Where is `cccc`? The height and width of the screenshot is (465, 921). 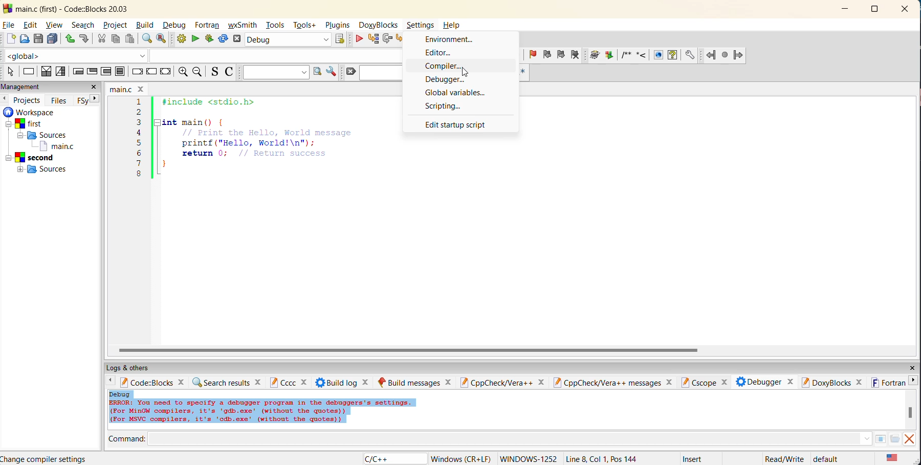 cccc is located at coordinates (289, 382).